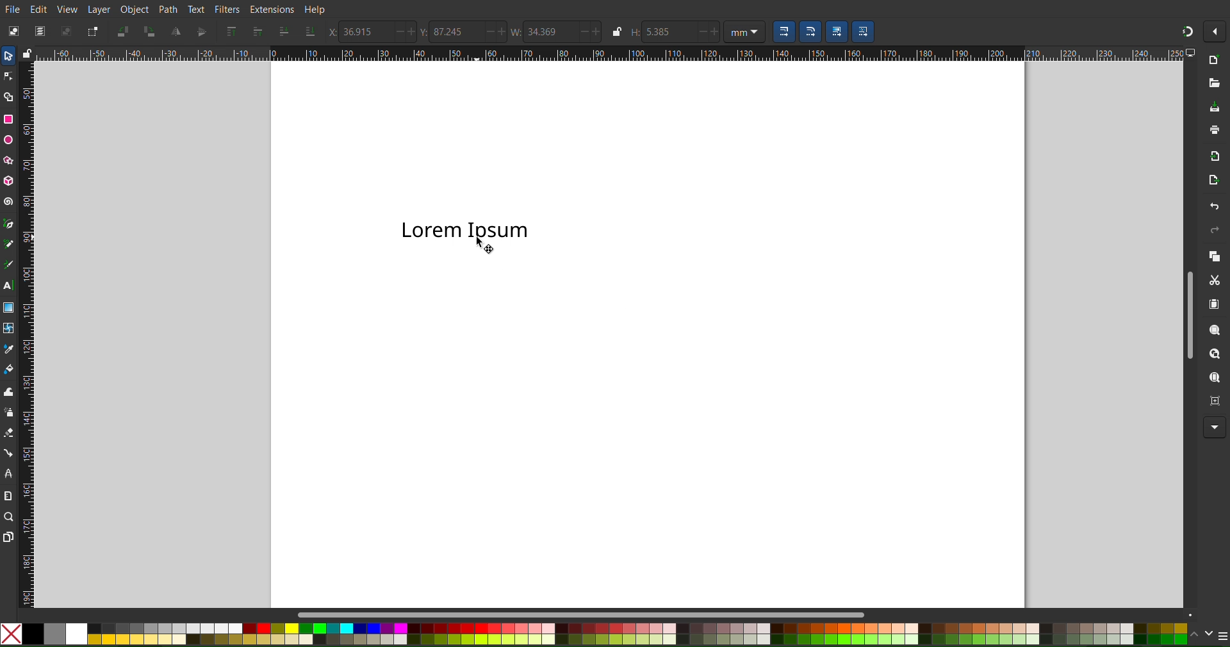  I want to click on Spiral, so click(9, 202).